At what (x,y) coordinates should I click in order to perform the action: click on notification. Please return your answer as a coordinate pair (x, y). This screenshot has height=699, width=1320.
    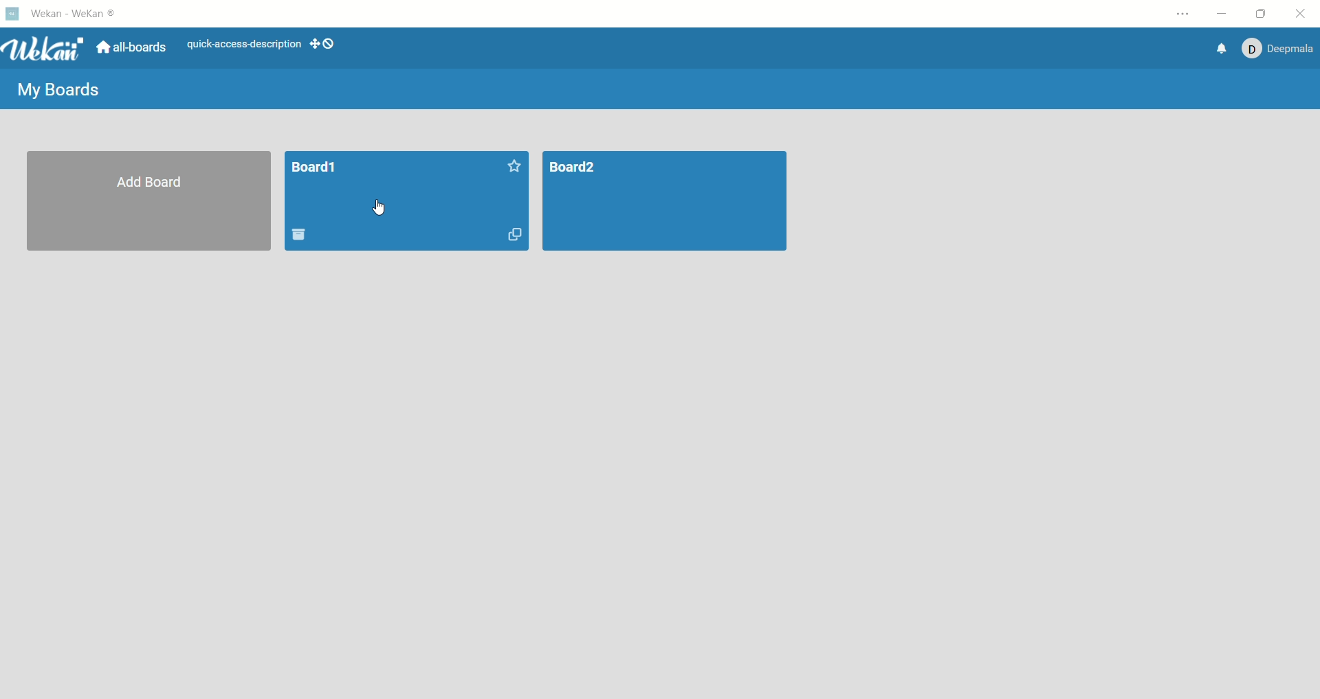
    Looking at the image, I should click on (1223, 49).